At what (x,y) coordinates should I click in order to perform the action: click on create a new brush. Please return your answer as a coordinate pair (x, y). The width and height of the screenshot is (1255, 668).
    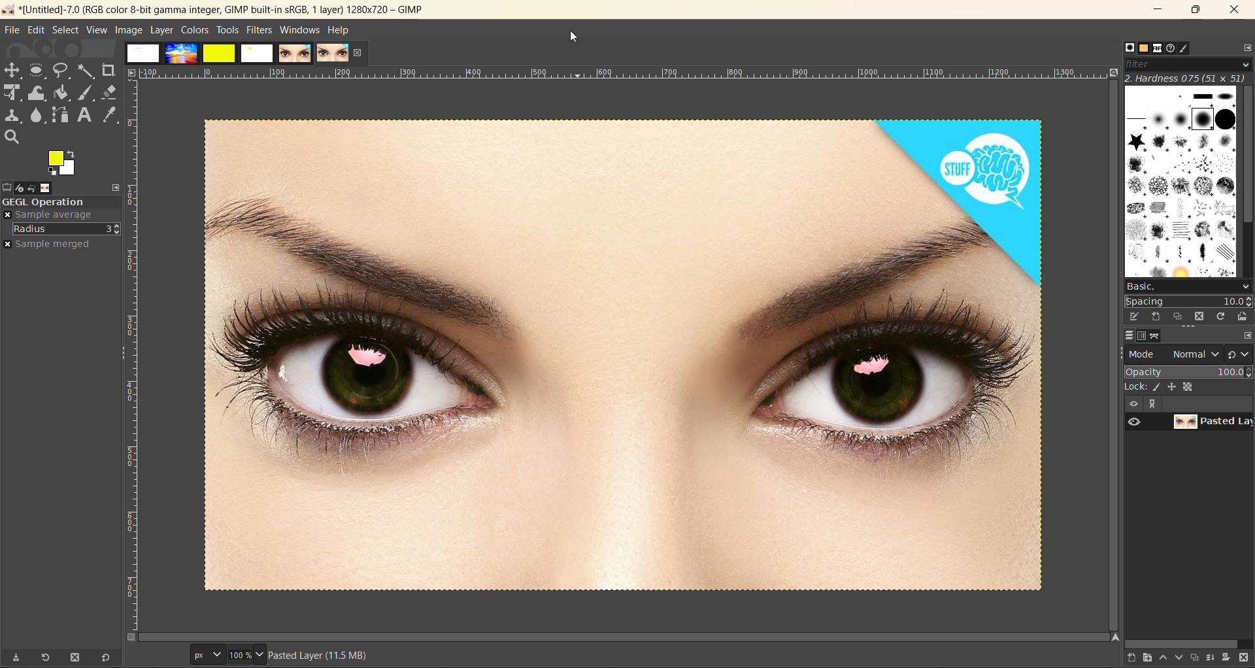
    Looking at the image, I should click on (1156, 316).